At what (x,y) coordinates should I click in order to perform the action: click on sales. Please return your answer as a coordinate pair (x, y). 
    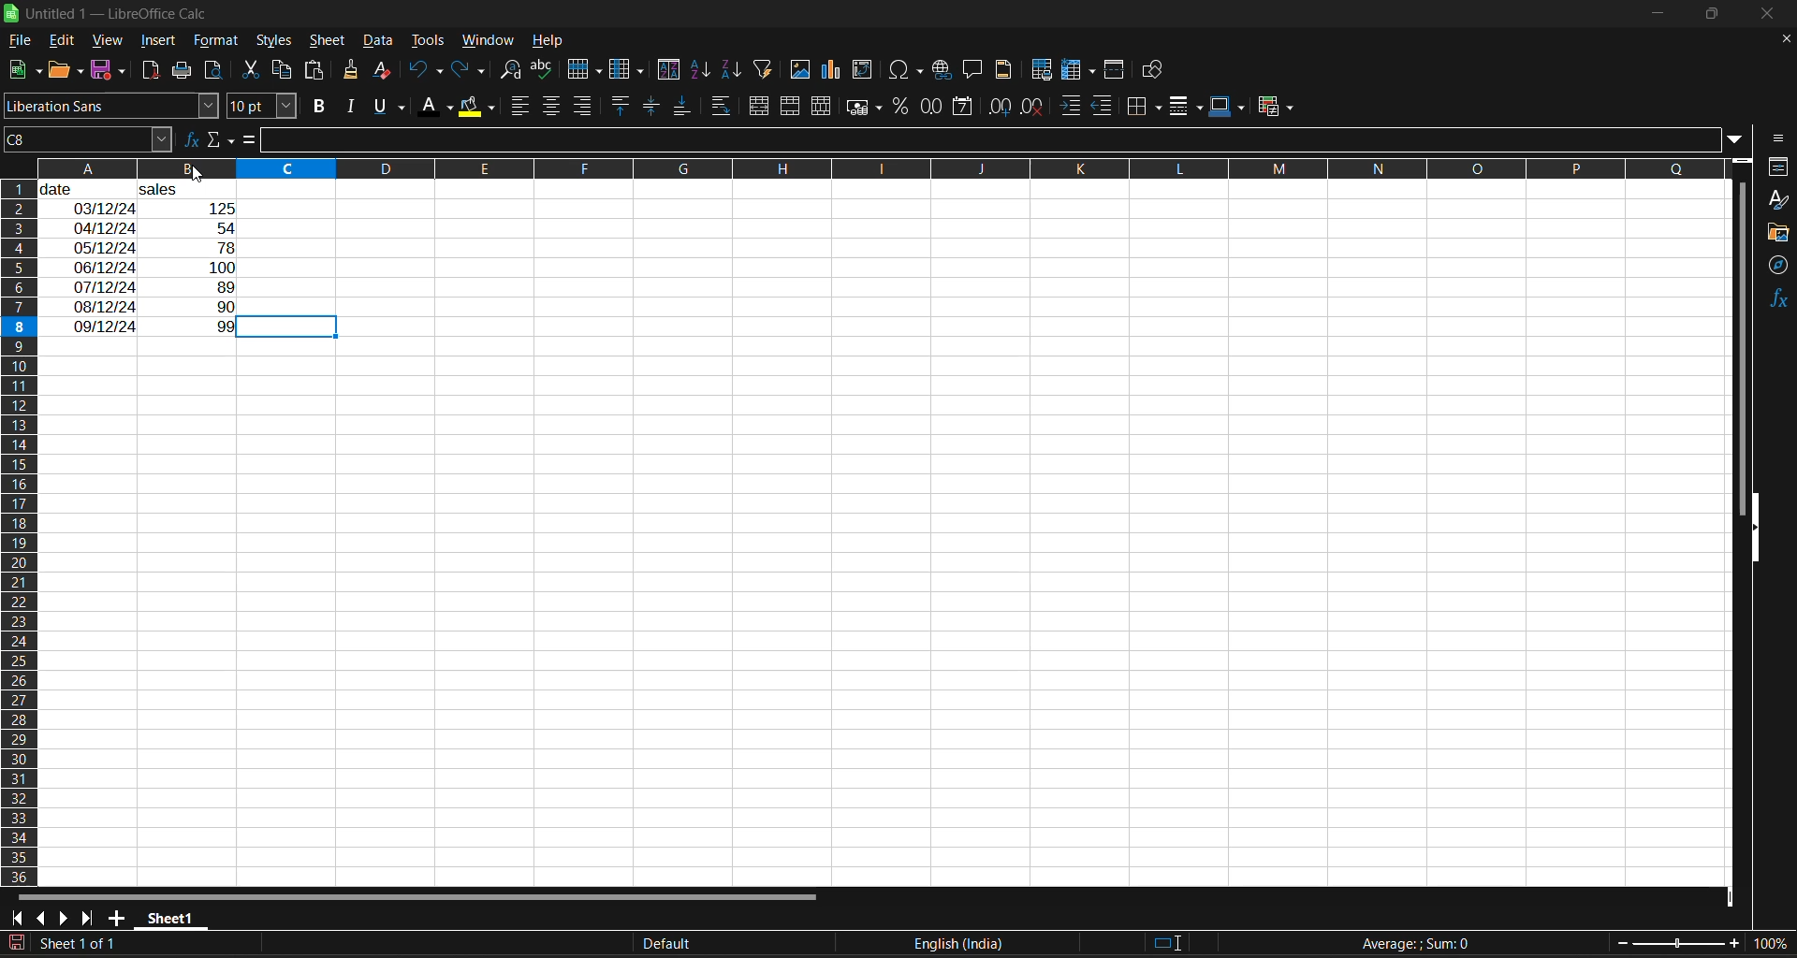
    Looking at the image, I should click on (183, 188).